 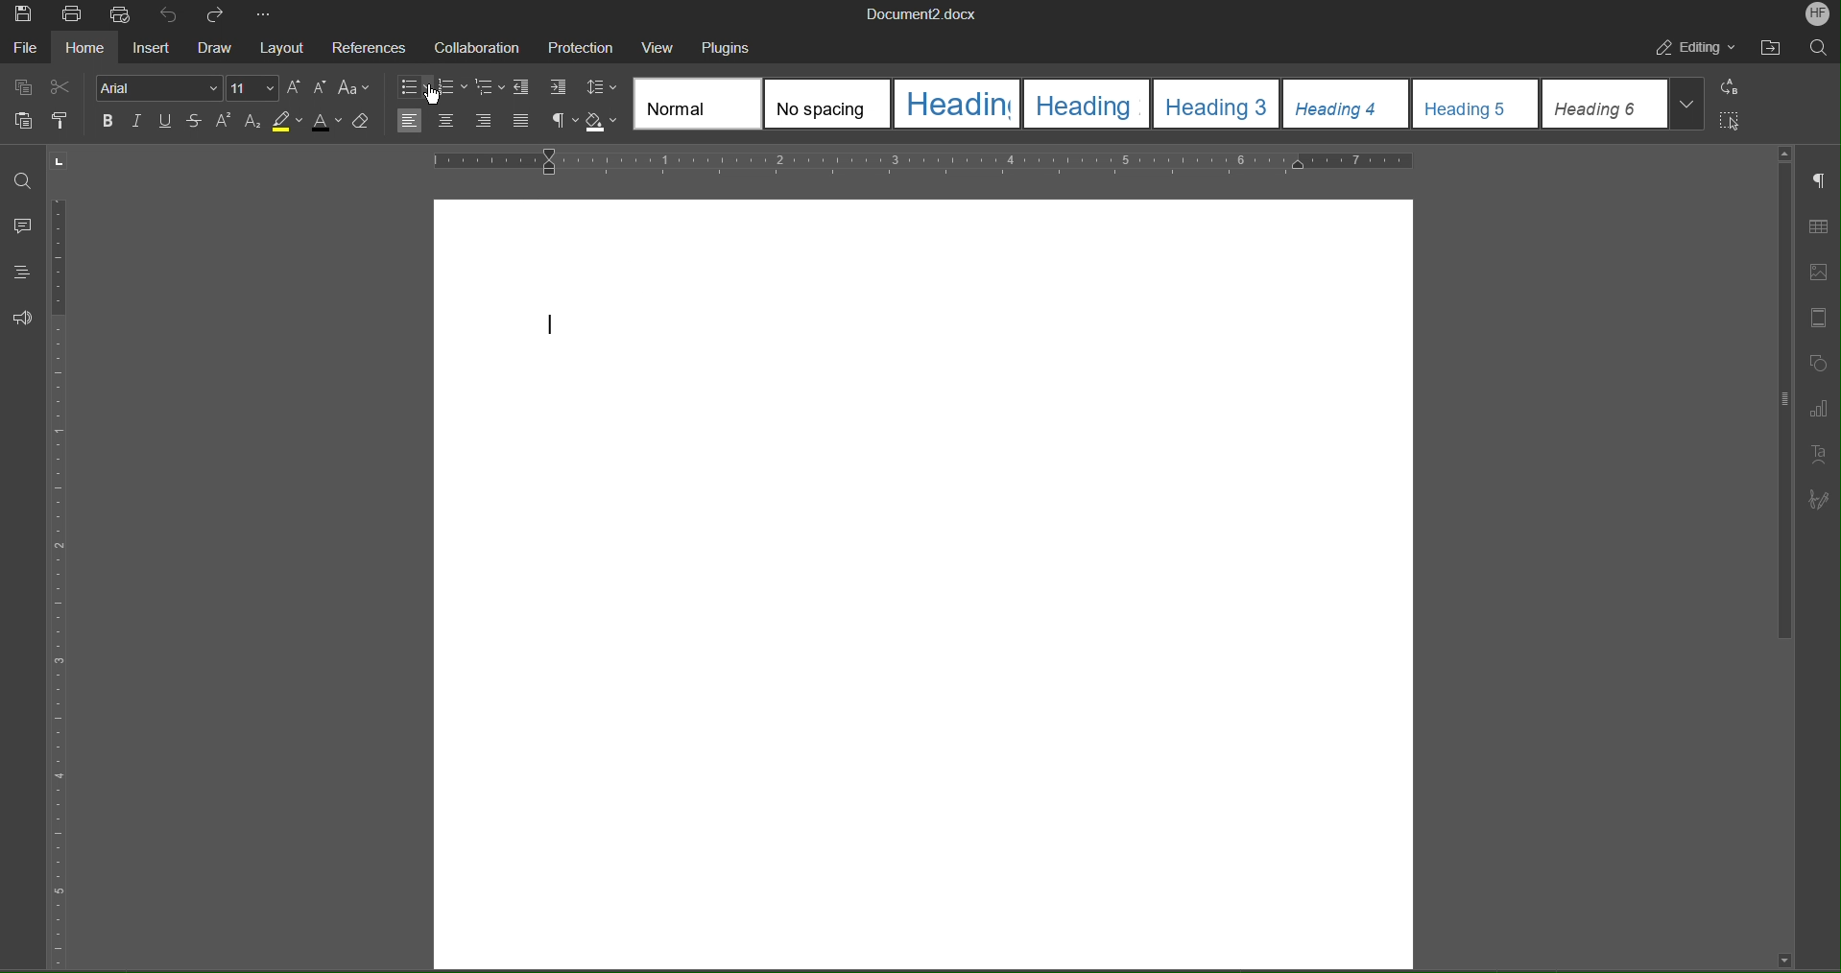 I want to click on Feedback and Support, so click(x=28, y=318).